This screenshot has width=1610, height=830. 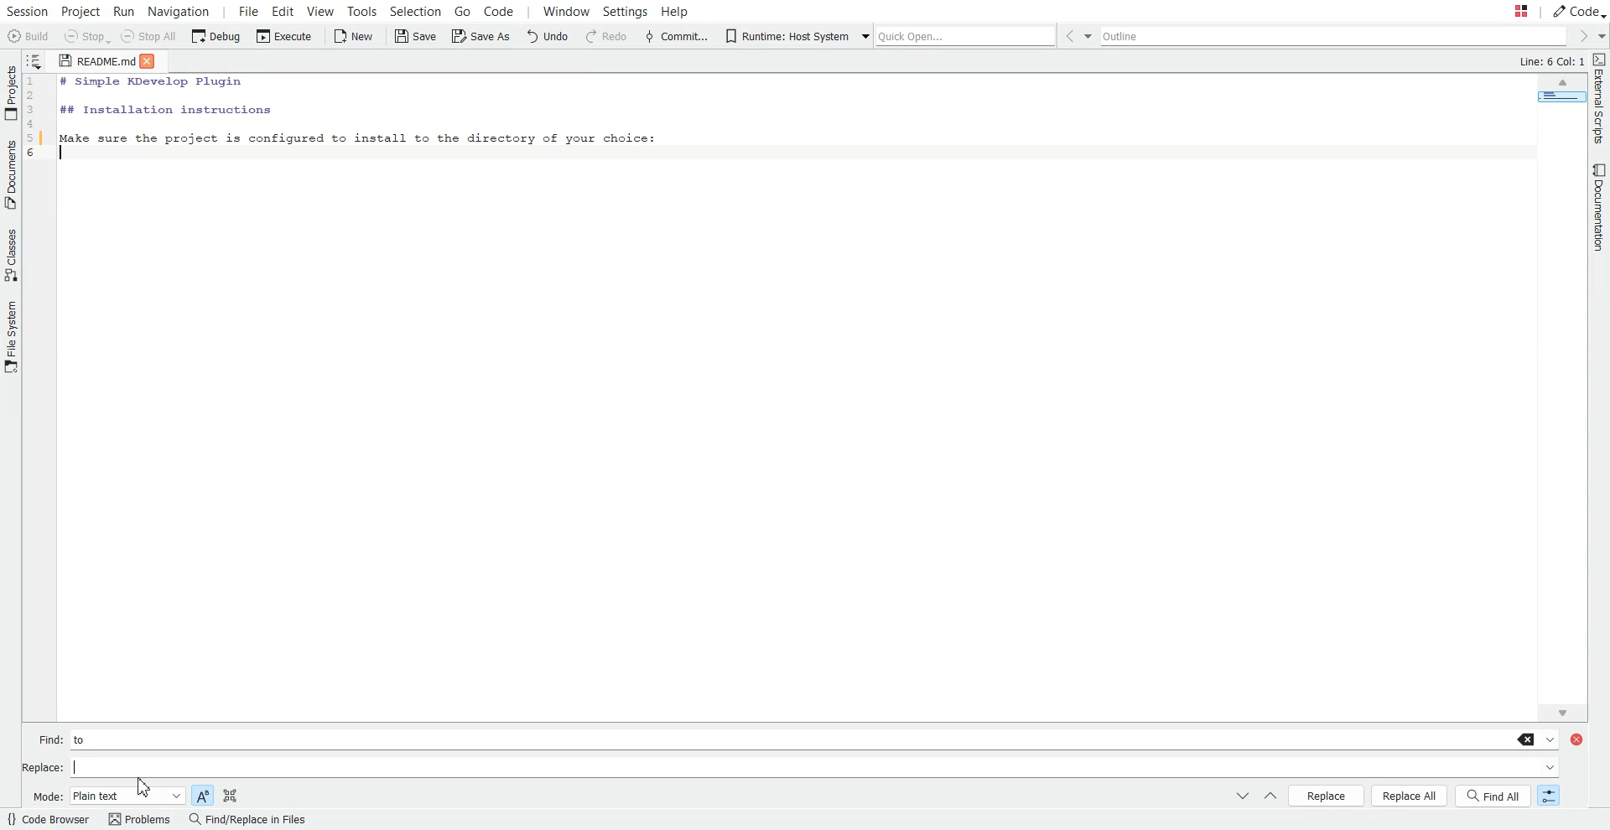 What do you see at coordinates (10, 174) in the screenshot?
I see `Documents` at bounding box center [10, 174].